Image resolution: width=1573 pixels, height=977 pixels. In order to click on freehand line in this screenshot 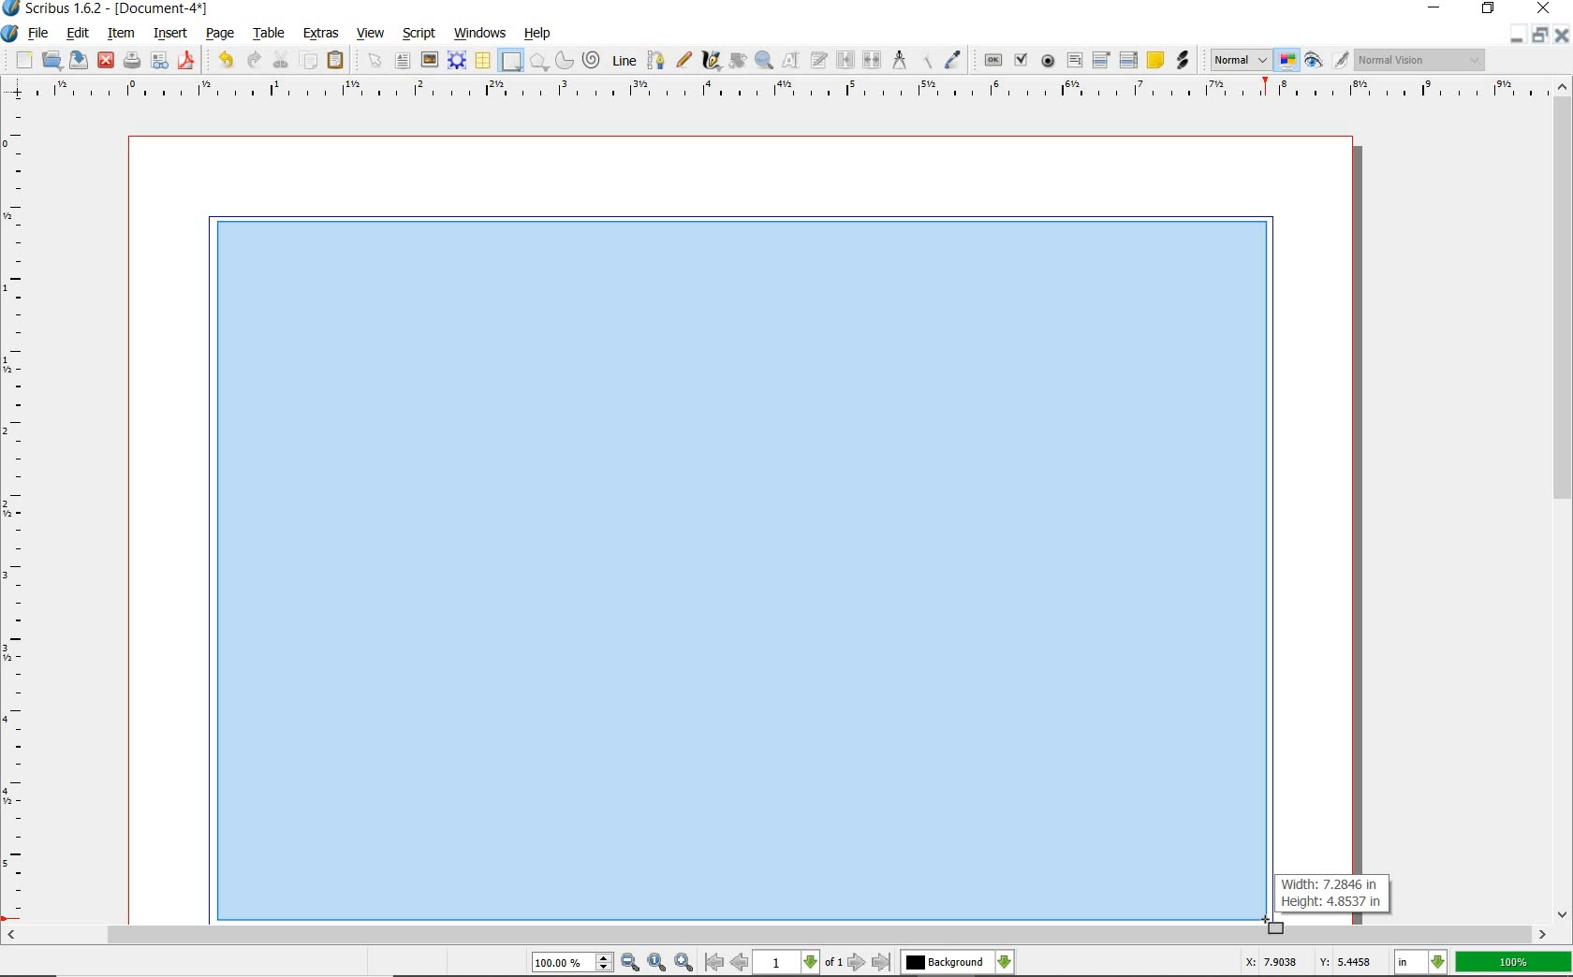, I will do `click(685, 61)`.